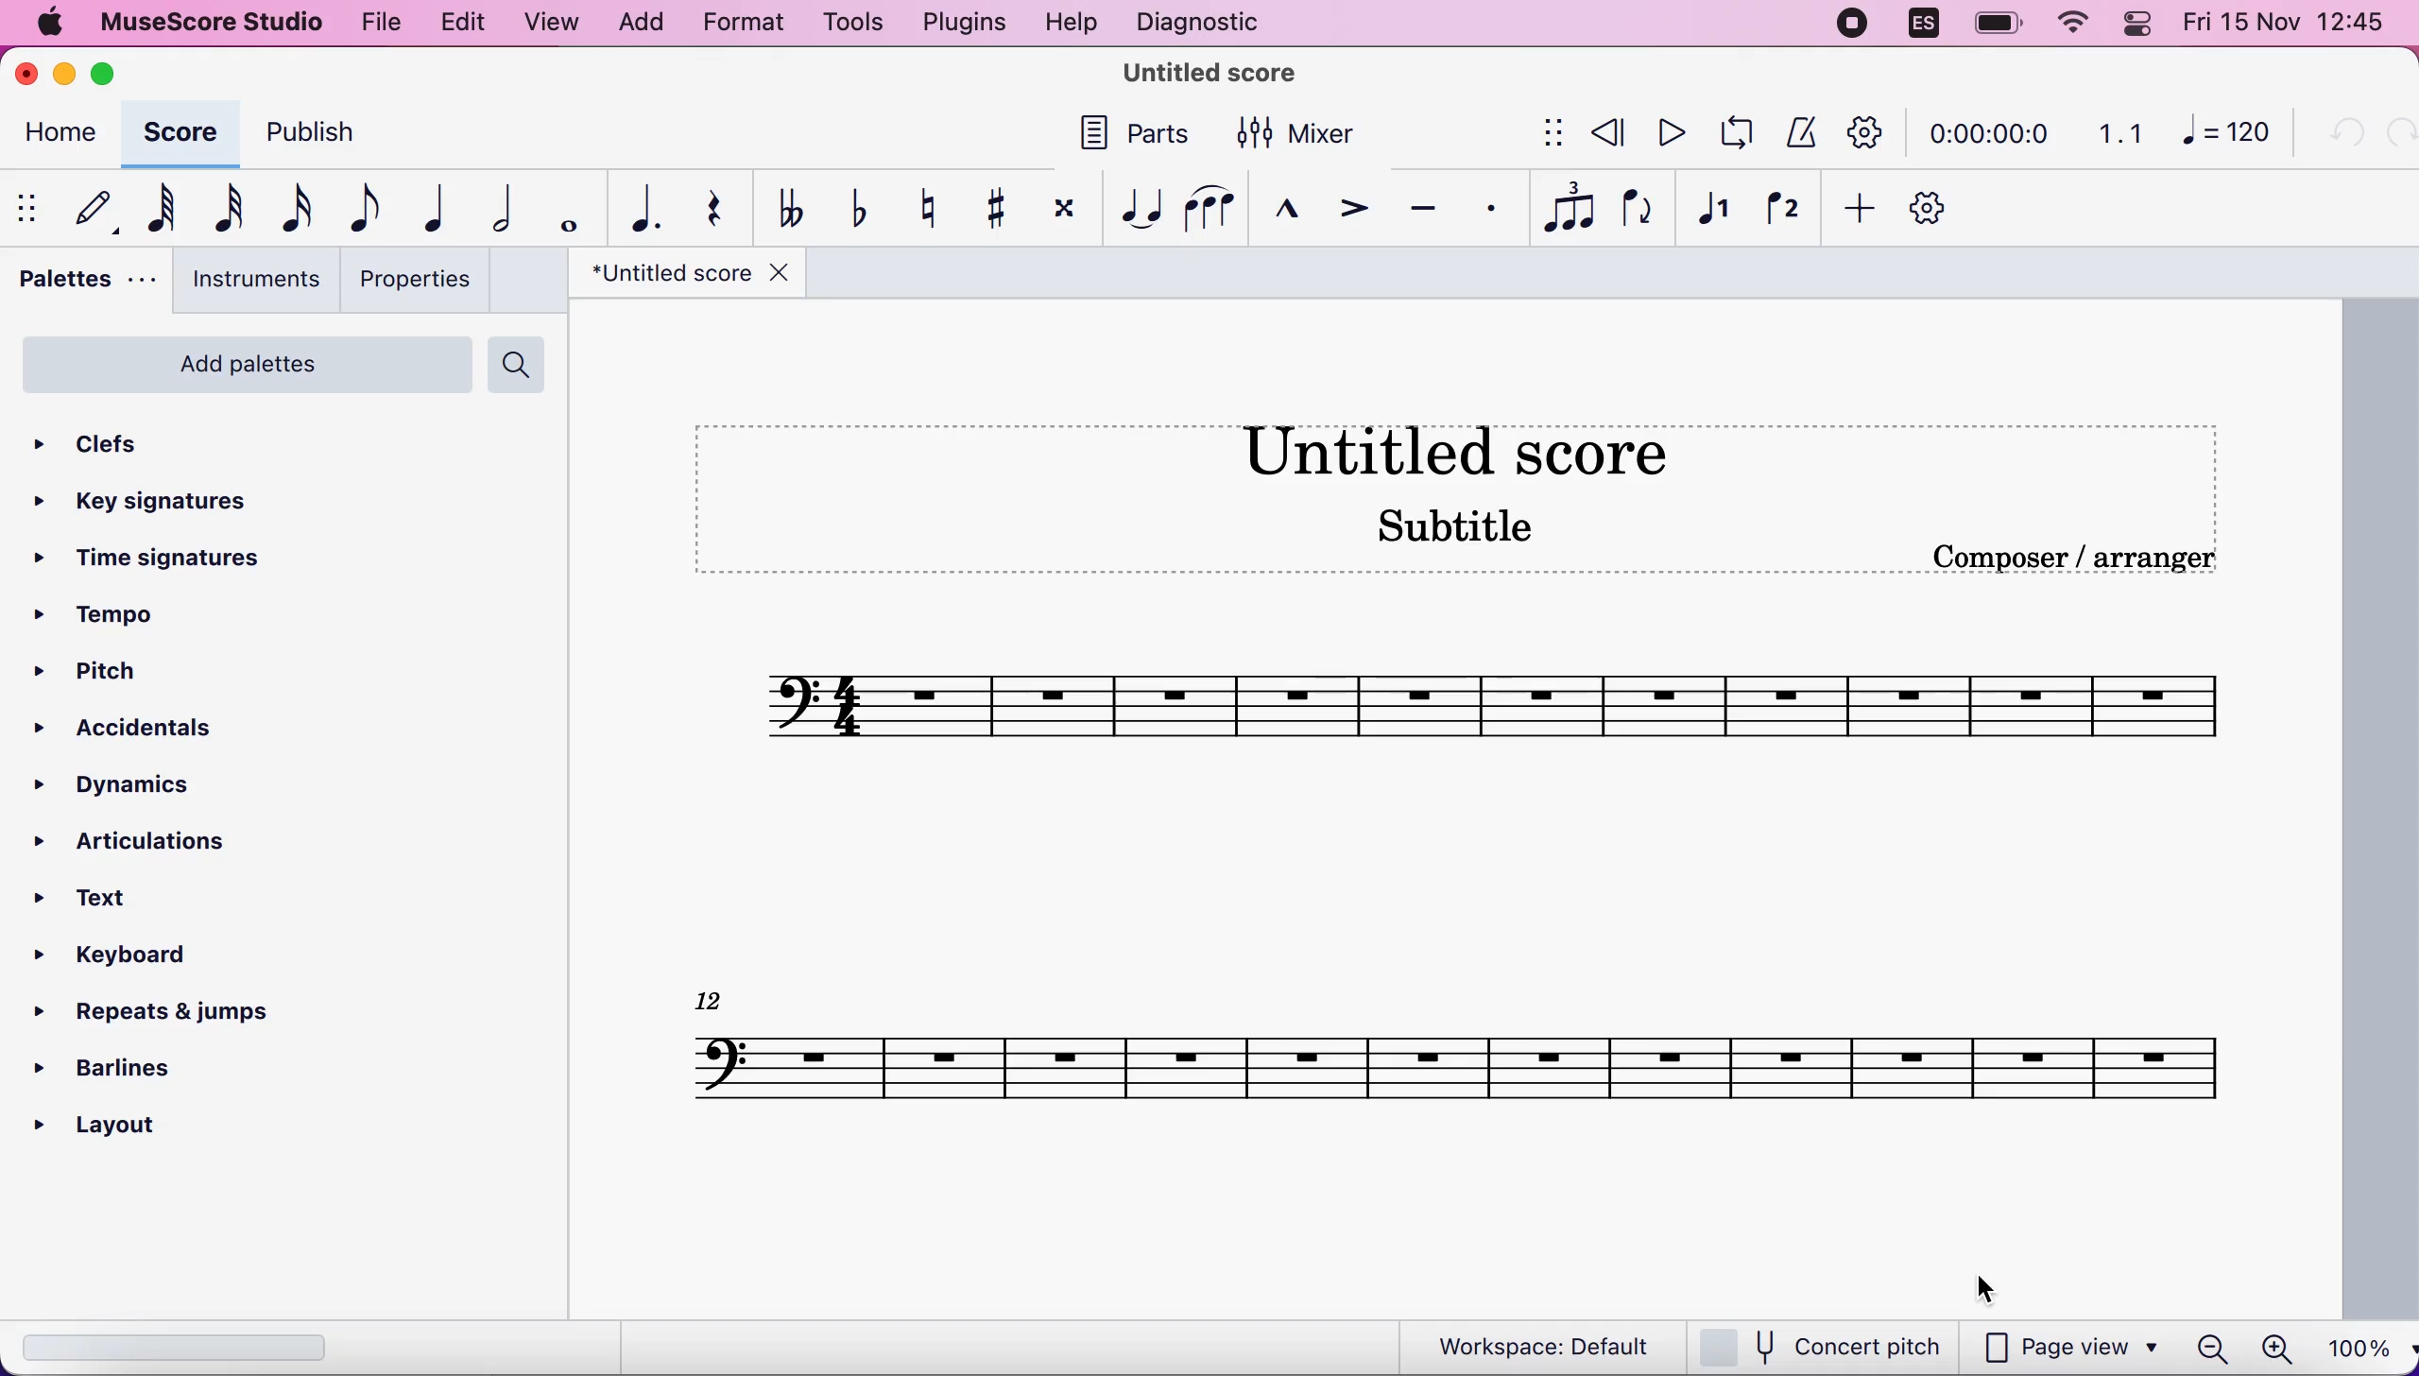  I want to click on panel control, so click(2141, 25).